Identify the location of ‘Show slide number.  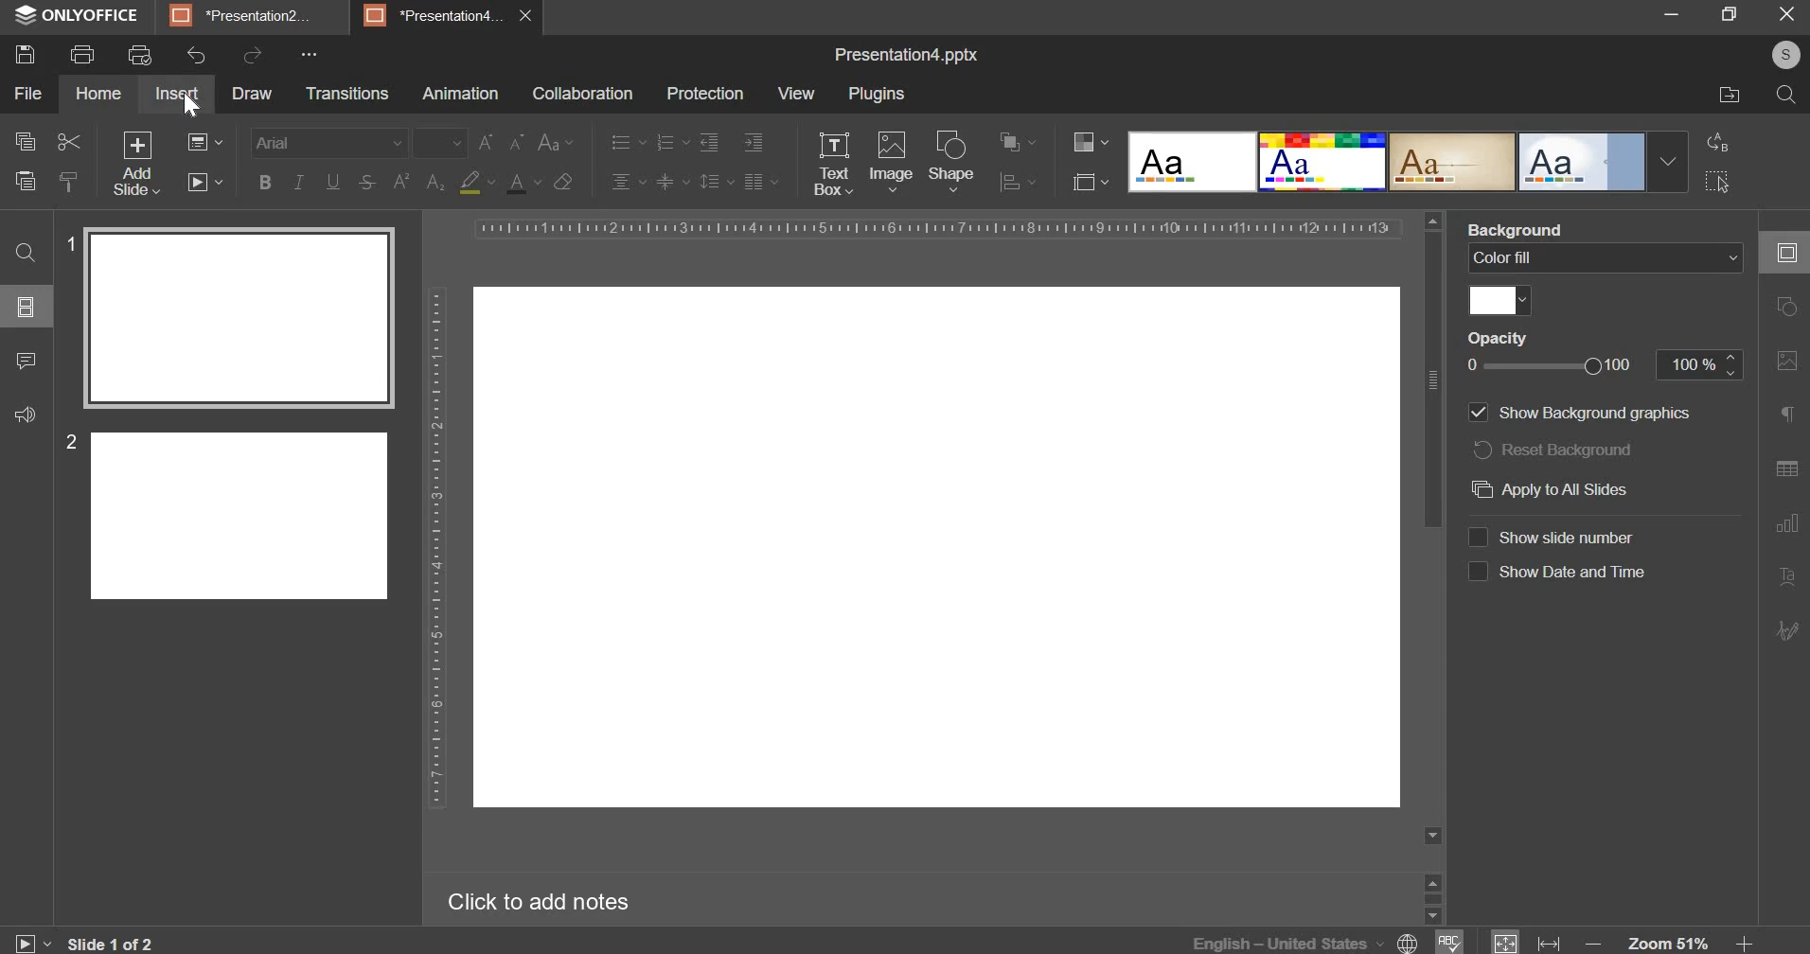
(1572, 538).